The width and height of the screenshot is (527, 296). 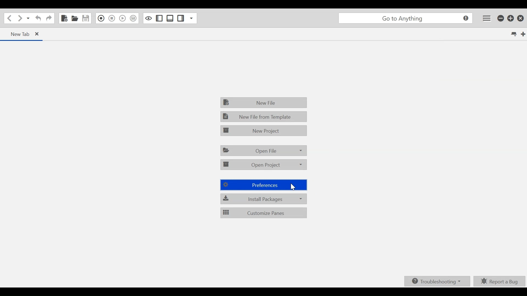 What do you see at coordinates (170, 18) in the screenshot?
I see `Show/Hide Bottom Pane` at bounding box center [170, 18].